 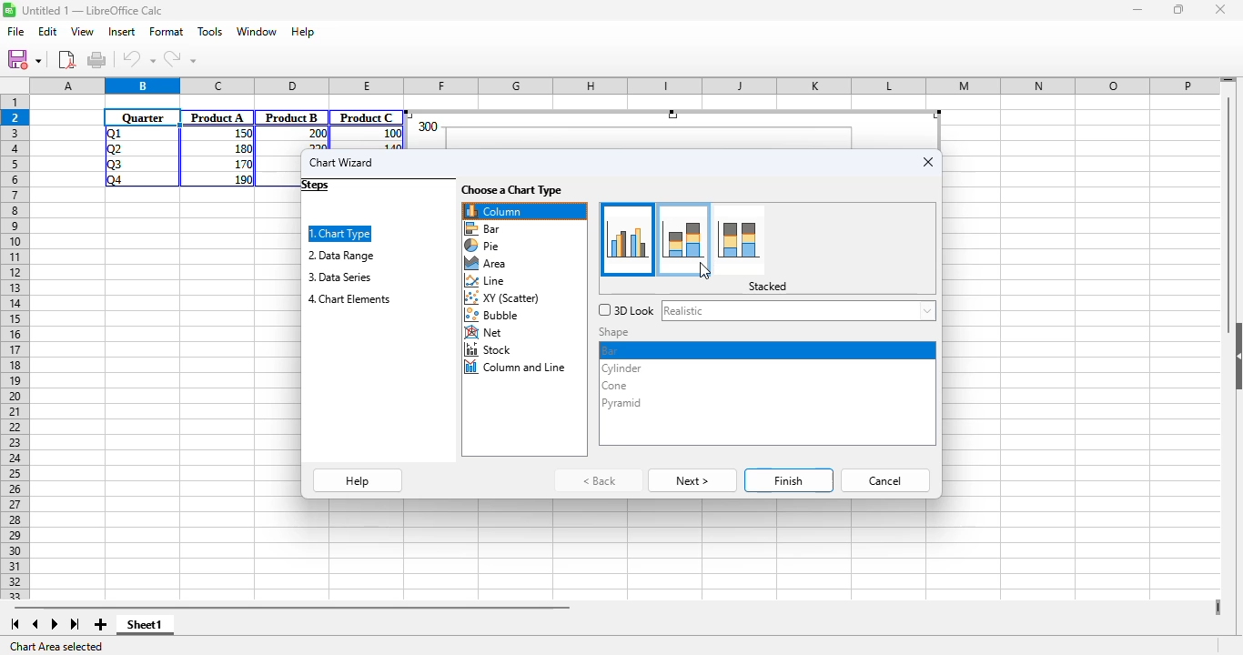 I want to click on realistic, so click(x=798, y=310).